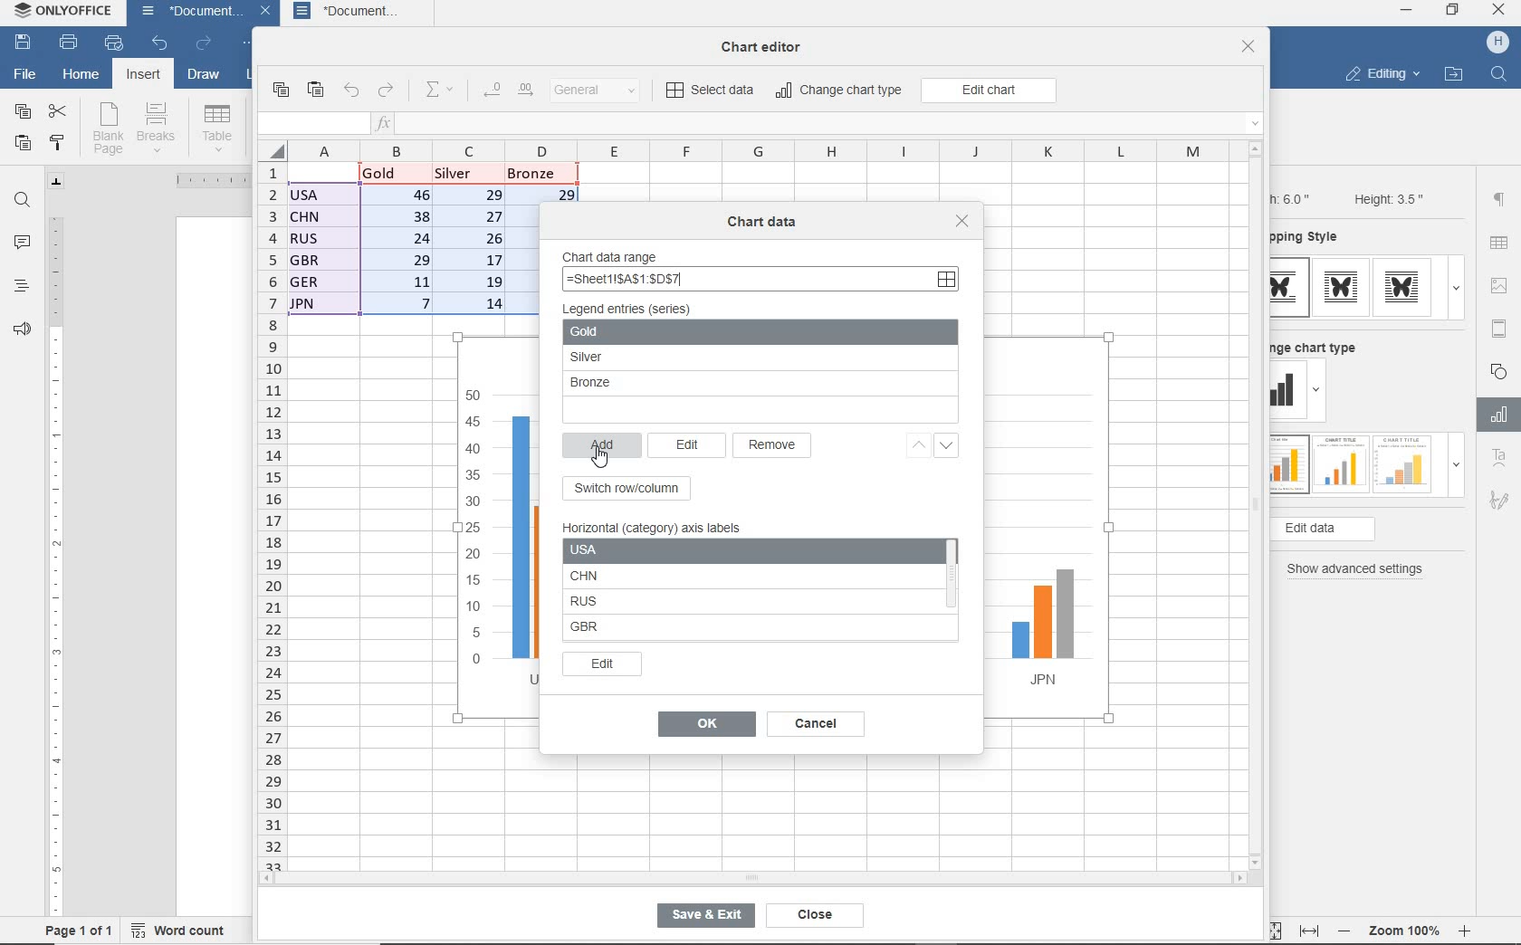  I want to click on copy style, so click(59, 142).